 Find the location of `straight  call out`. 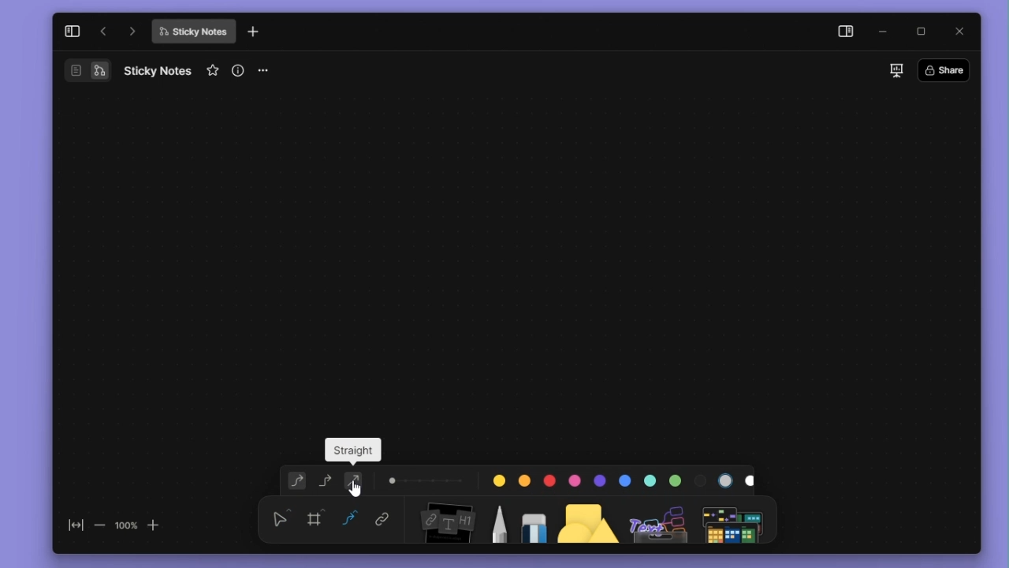

straight  call out is located at coordinates (352, 451).